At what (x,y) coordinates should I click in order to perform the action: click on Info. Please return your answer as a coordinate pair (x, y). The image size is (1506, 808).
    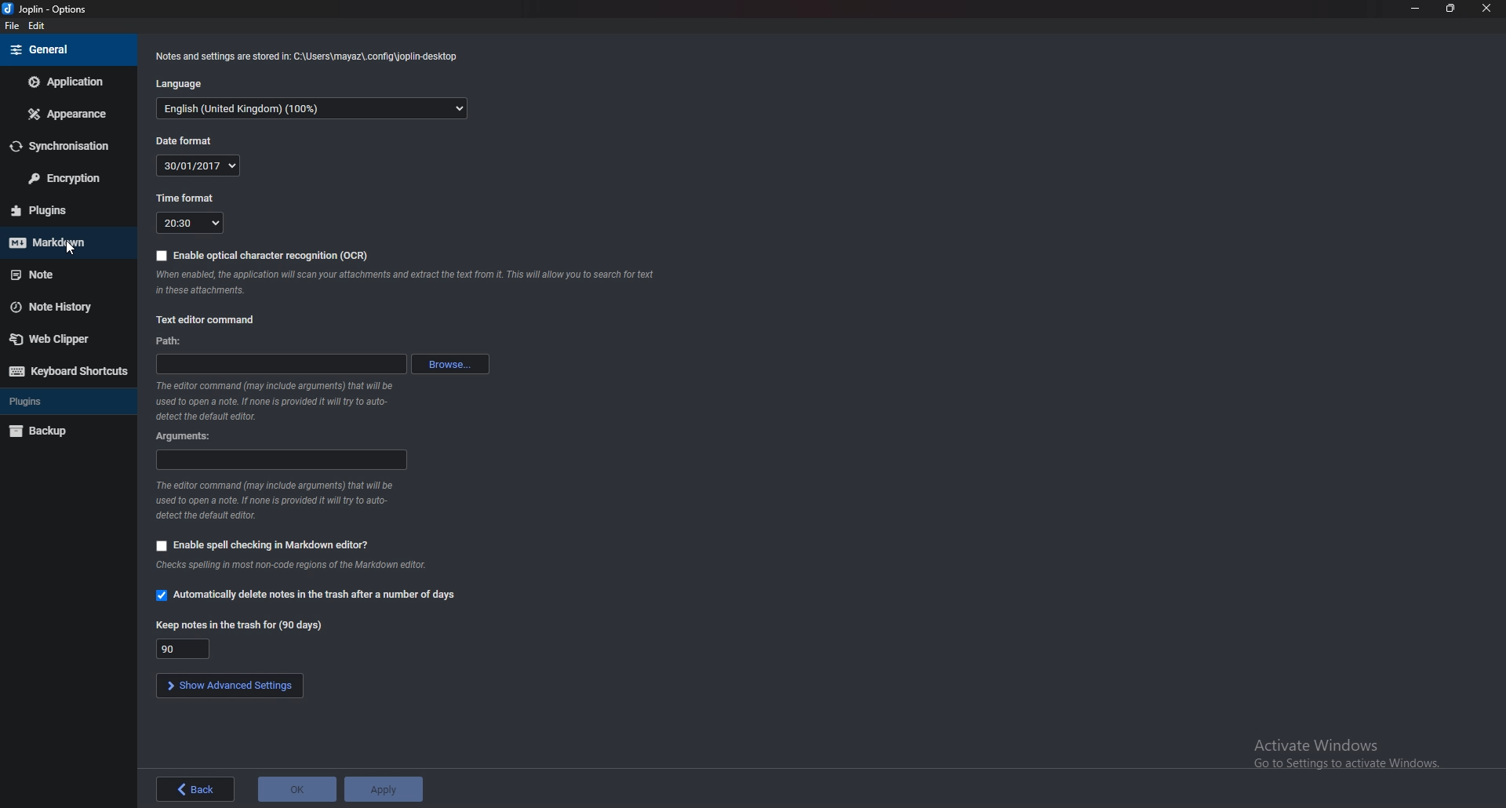
    Looking at the image, I should click on (276, 401).